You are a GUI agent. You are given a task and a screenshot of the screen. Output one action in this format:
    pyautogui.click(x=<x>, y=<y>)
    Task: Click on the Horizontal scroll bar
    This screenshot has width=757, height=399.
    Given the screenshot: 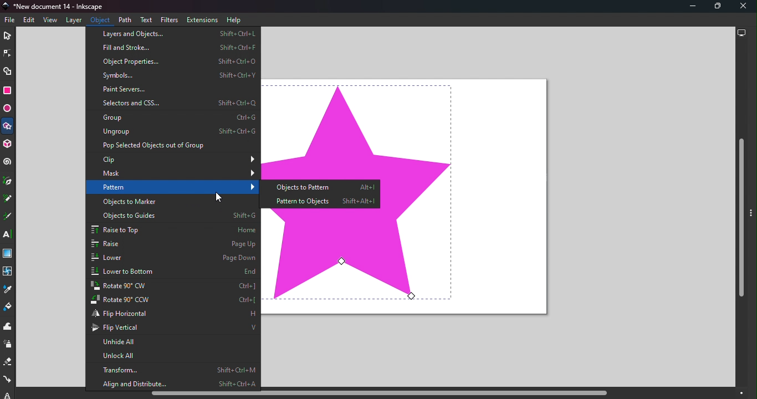 What is the action you would take?
    pyautogui.click(x=375, y=393)
    